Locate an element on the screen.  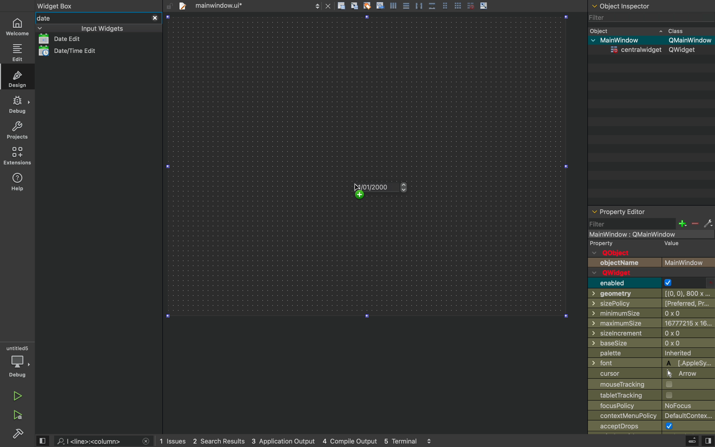
object is located at coordinates (644, 30).